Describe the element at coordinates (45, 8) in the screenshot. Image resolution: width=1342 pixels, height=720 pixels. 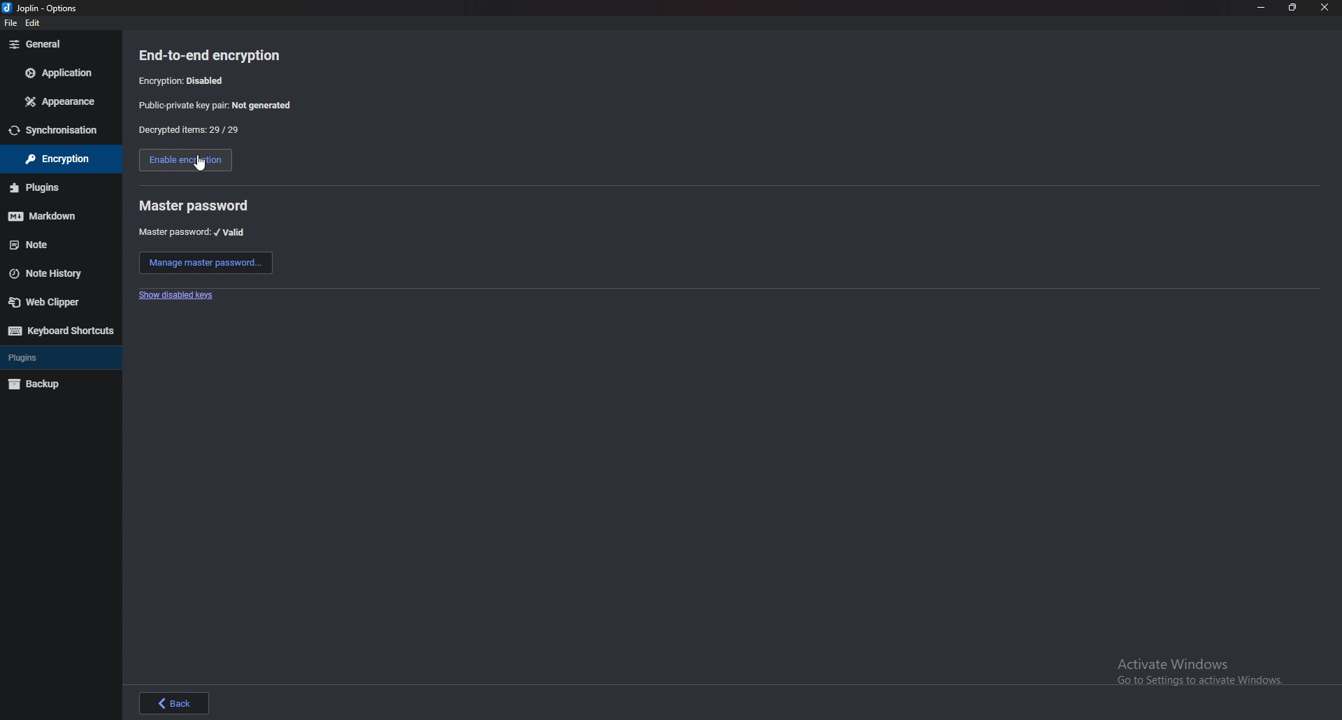
I see `` at that location.